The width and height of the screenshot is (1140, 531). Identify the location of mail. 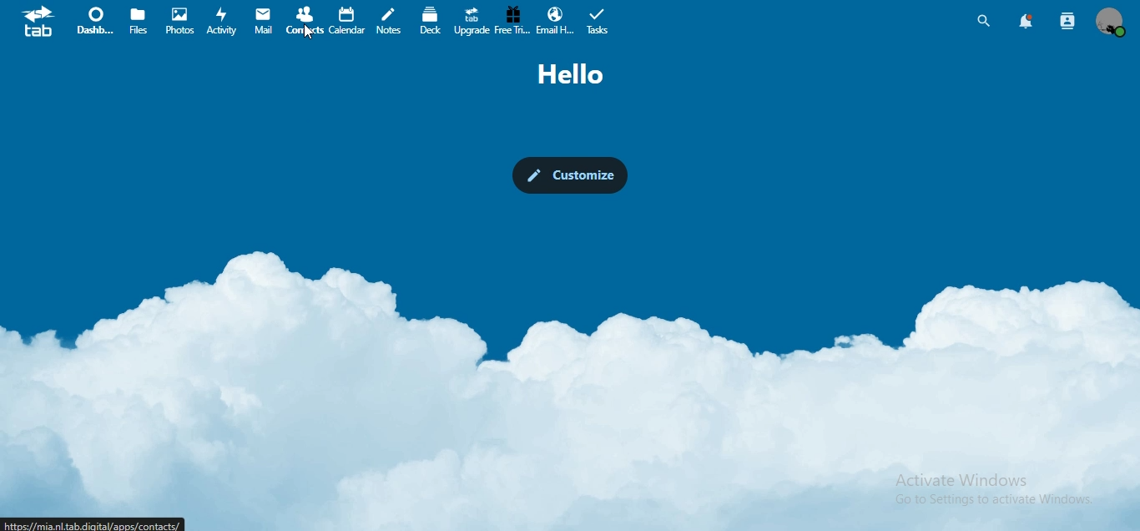
(261, 21).